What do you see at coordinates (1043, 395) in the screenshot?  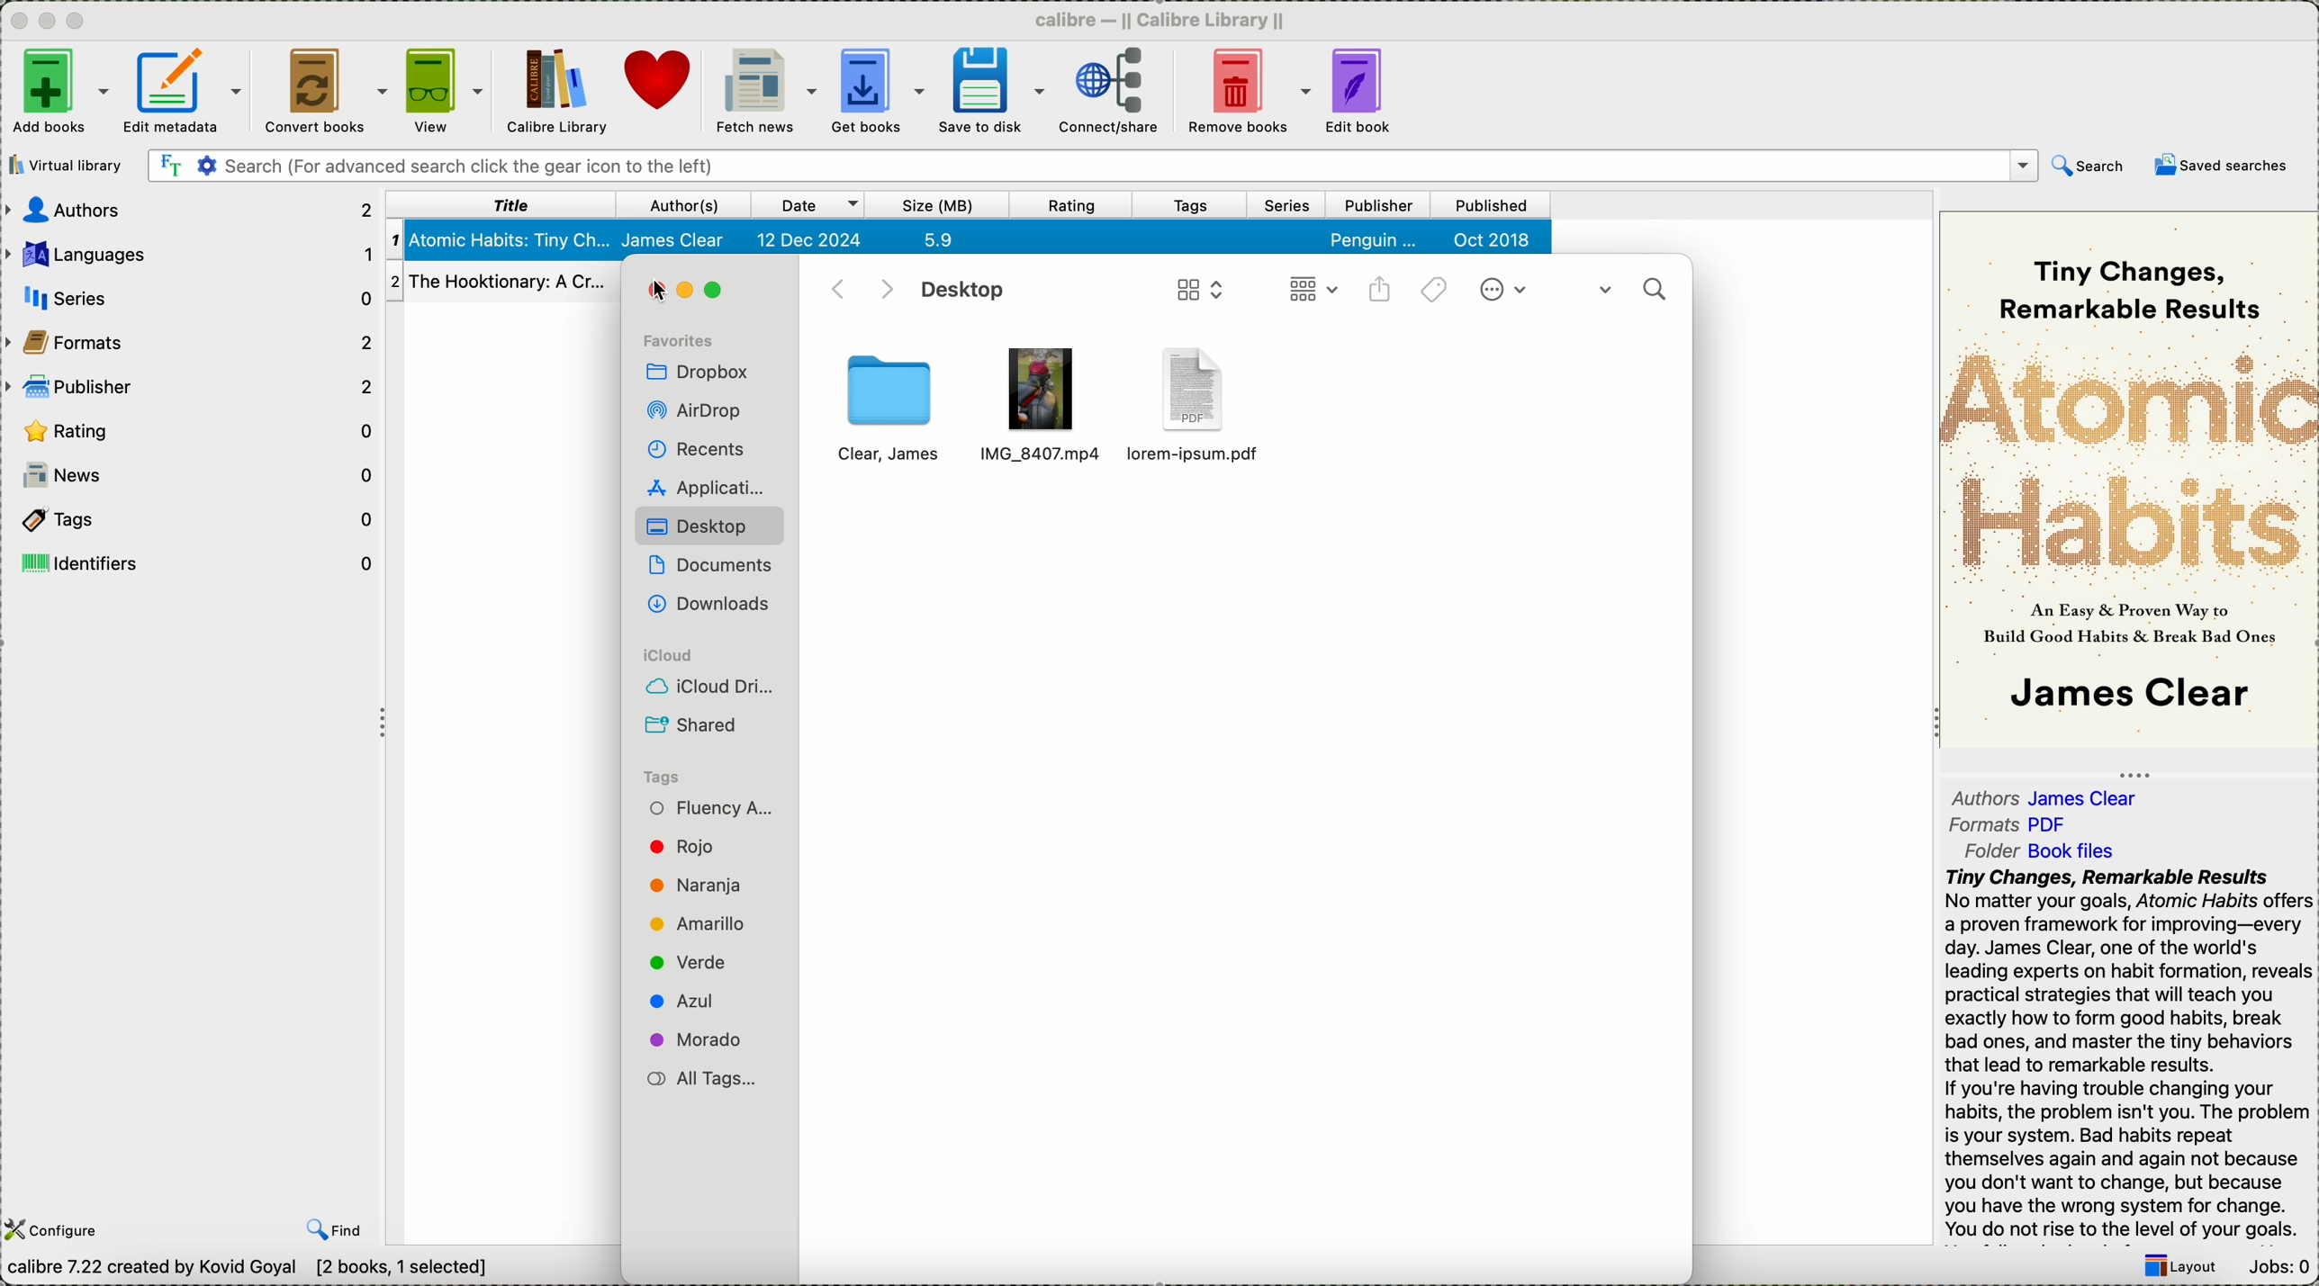 I see `file` at bounding box center [1043, 395].